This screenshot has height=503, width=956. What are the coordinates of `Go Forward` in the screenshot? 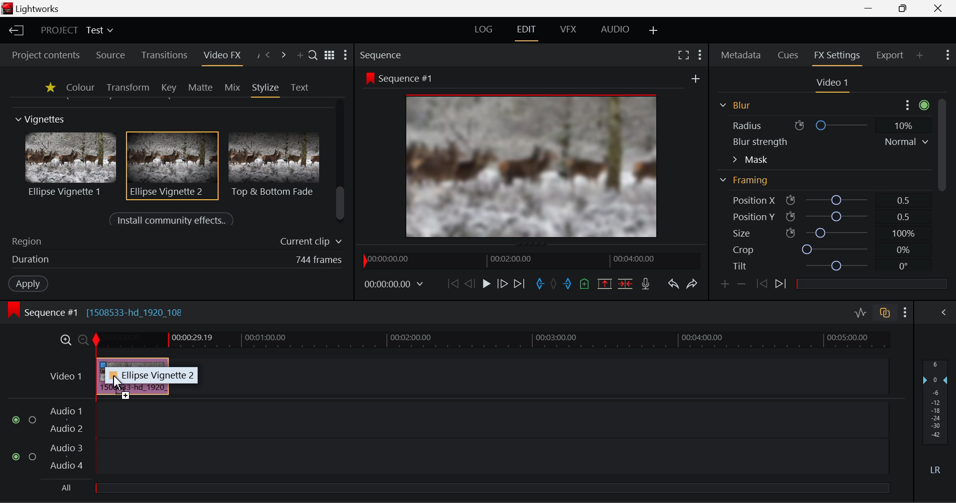 It's located at (502, 284).